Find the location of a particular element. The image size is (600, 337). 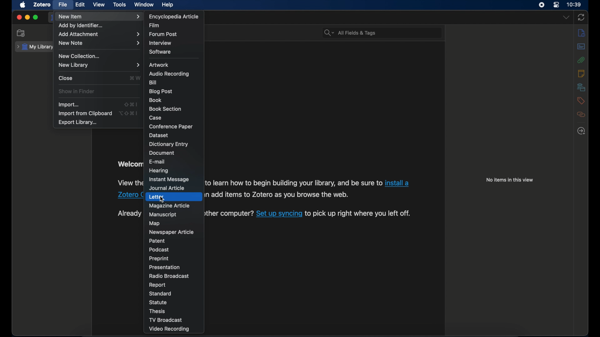

no items in this view is located at coordinates (510, 180).